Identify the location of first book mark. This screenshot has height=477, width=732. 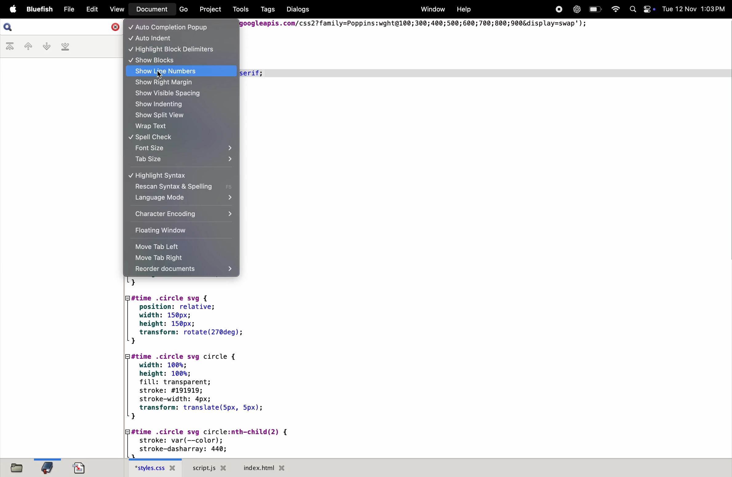
(10, 47).